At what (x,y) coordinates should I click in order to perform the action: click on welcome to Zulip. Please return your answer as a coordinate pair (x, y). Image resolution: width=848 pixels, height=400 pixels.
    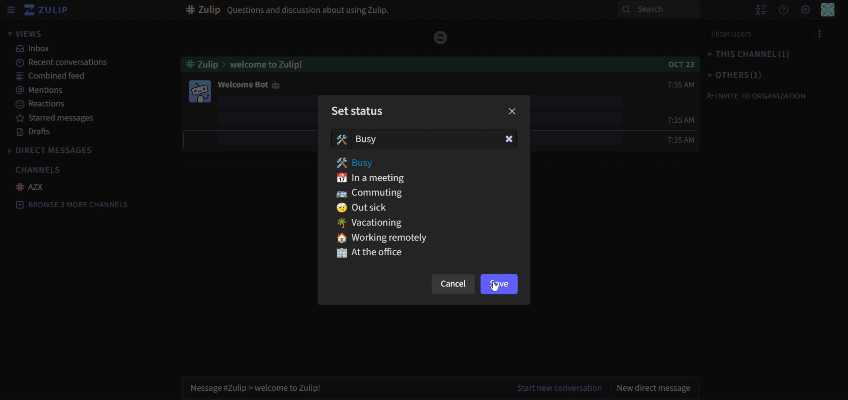
    Looking at the image, I should click on (253, 63).